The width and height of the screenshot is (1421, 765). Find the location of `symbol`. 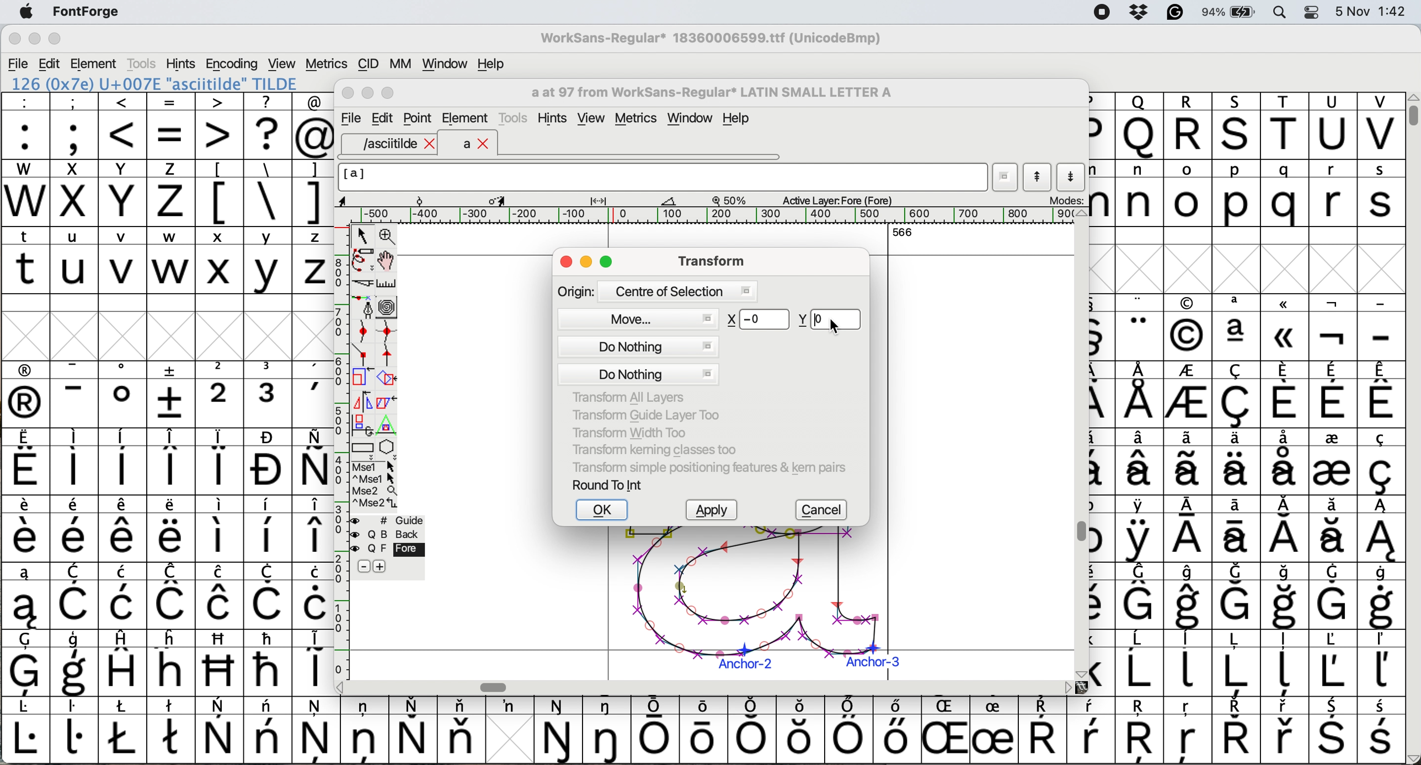

symbol is located at coordinates (1285, 394).